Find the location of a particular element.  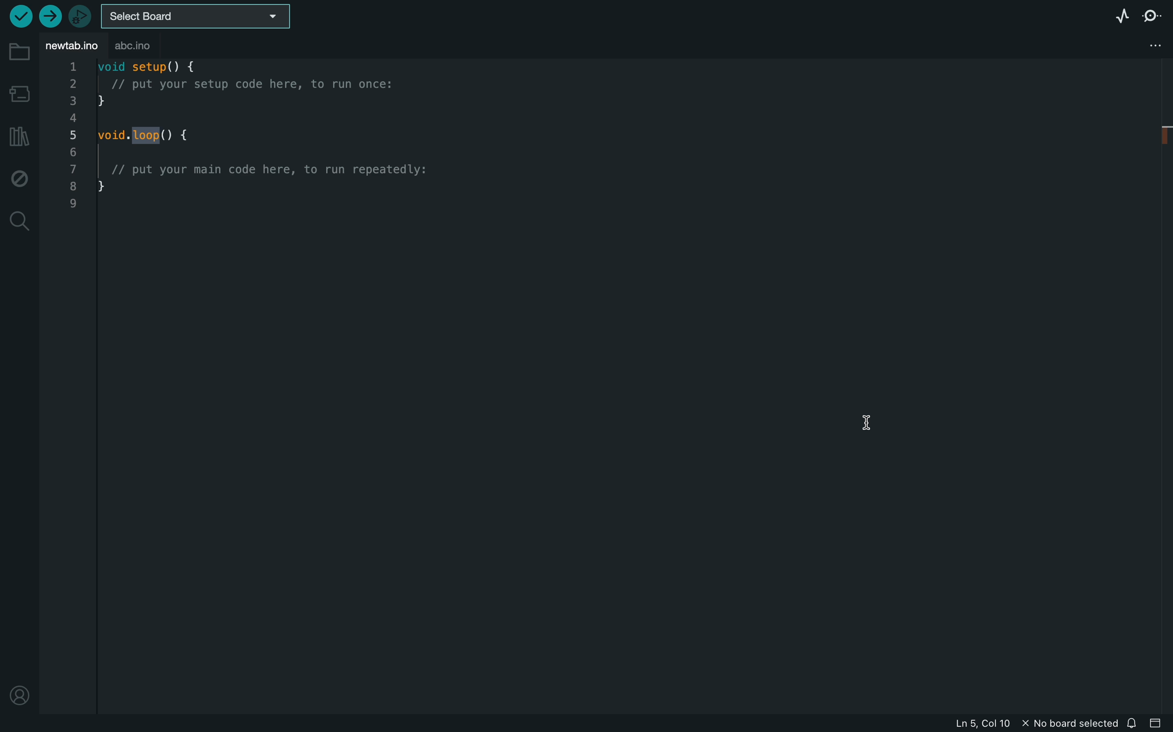

serial monitor is located at coordinates (1153, 15).